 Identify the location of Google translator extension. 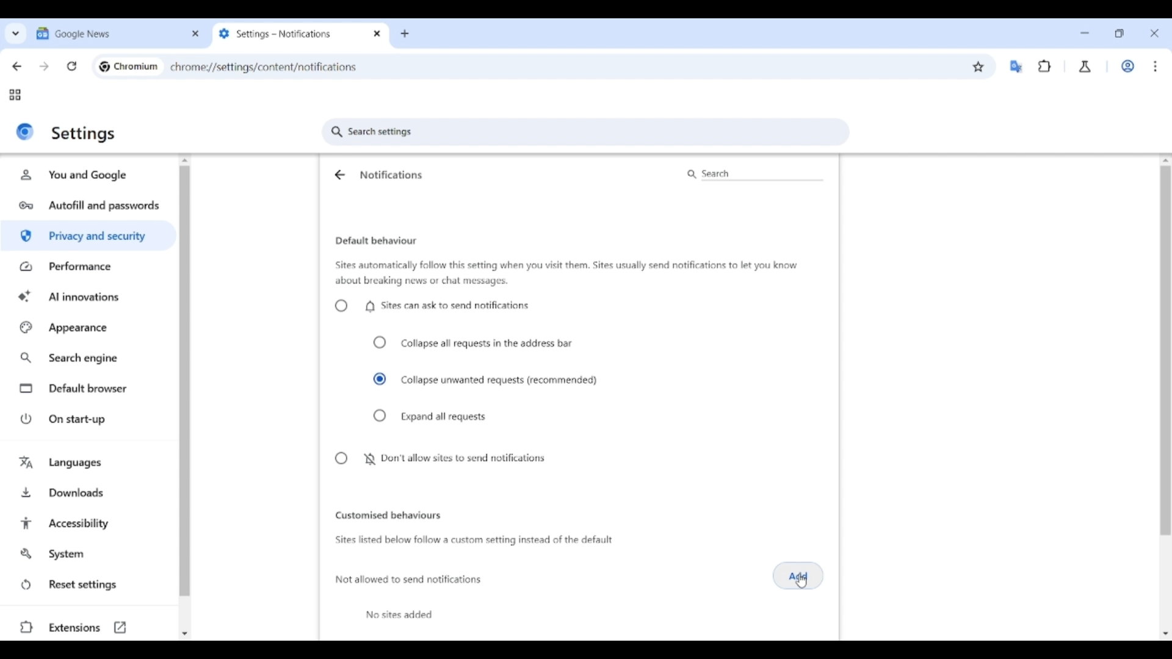
(1016, 67).